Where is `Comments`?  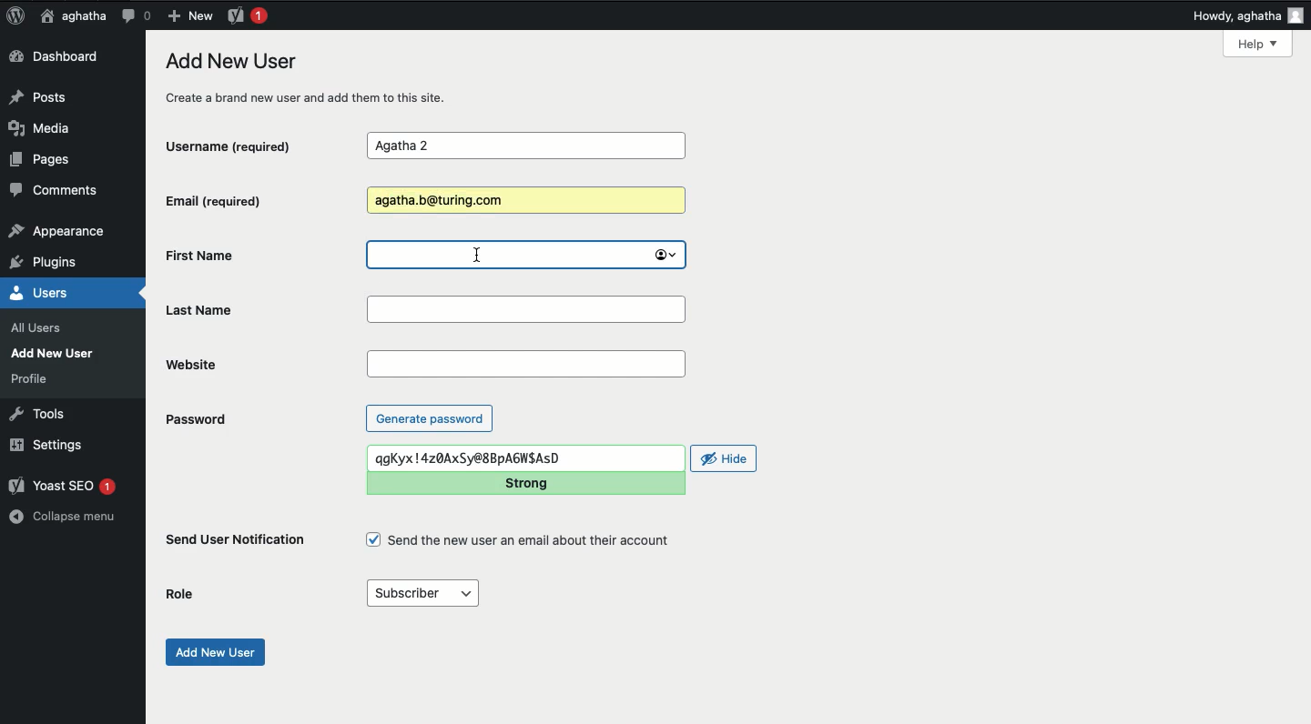 Comments is located at coordinates (56, 193).